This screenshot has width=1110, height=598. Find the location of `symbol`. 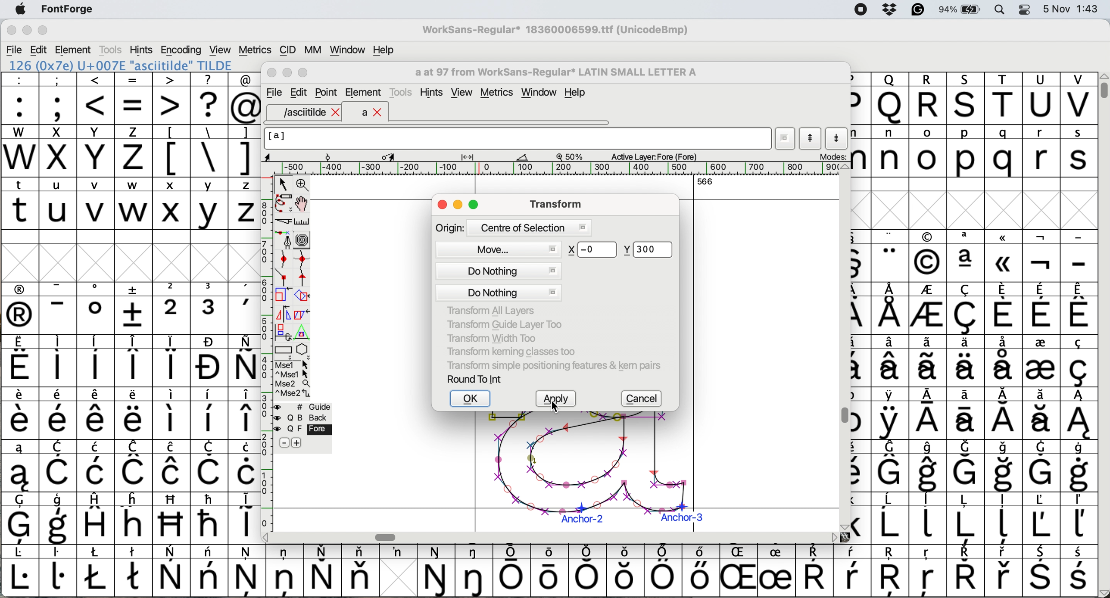

symbol is located at coordinates (852, 571).